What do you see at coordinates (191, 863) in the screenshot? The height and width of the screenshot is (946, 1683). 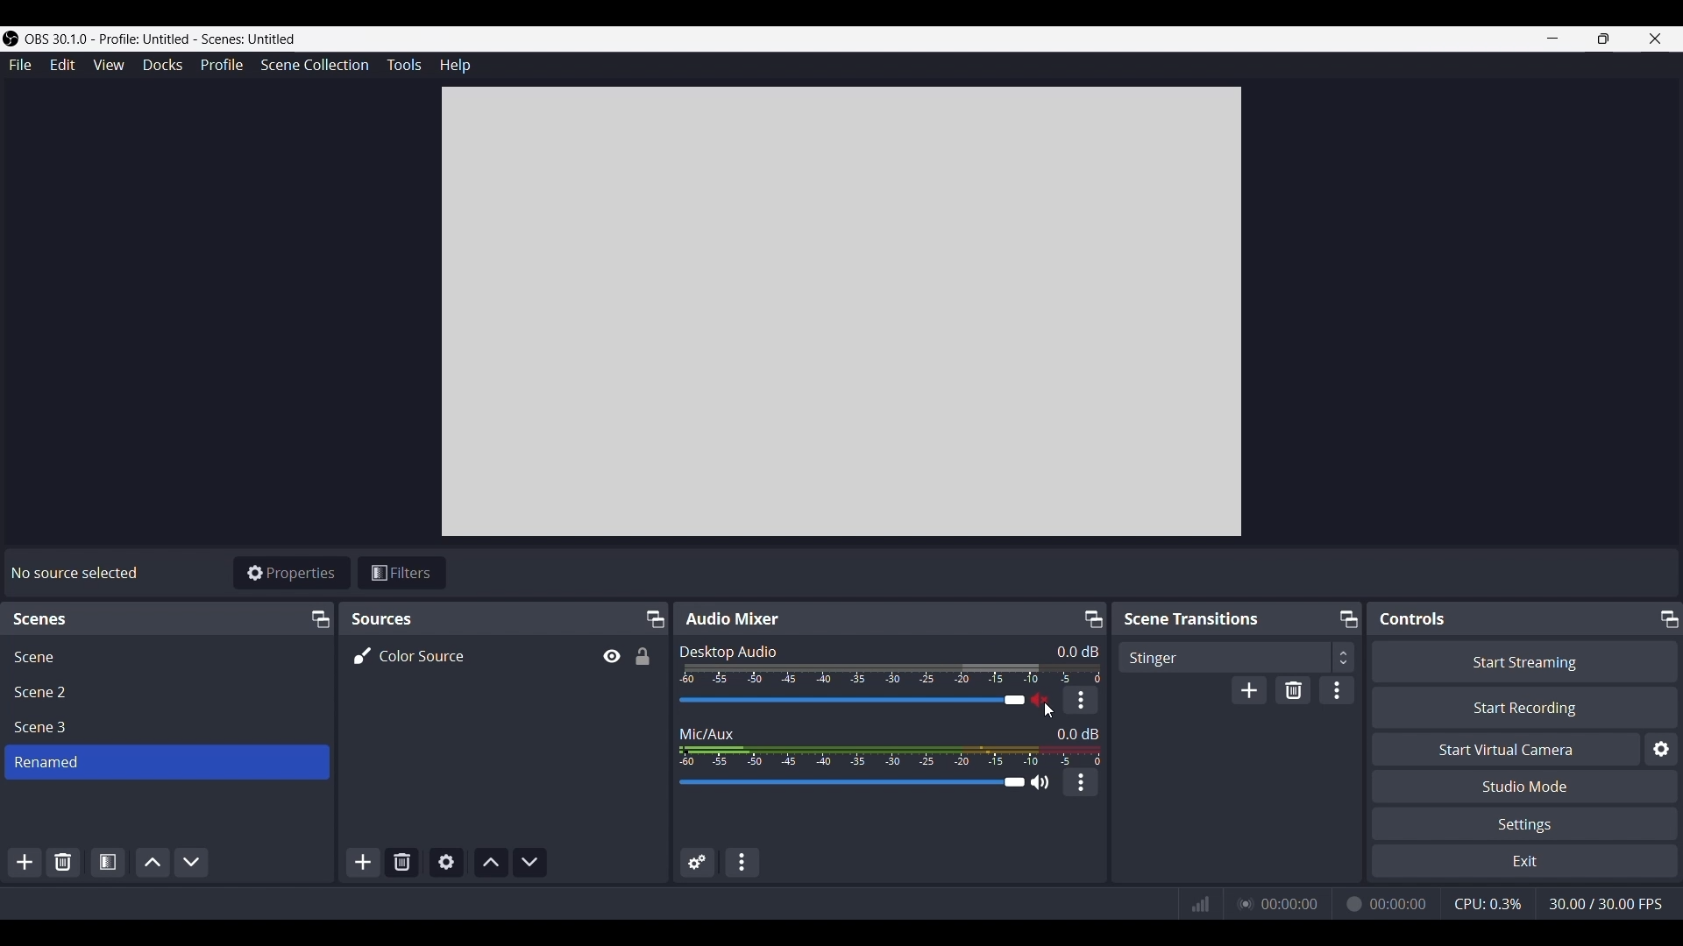 I see `Move scene one step down` at bounding box center [191, 863].